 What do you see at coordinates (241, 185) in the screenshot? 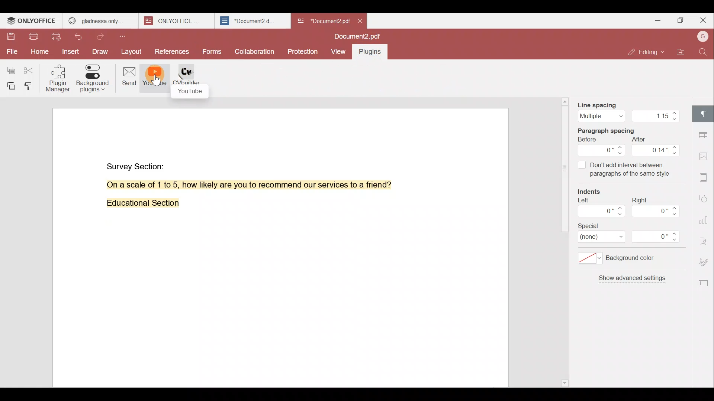
I see `On a scale of 1 to 5, how likely are you to recommend our services to a friend?` at bounding box center [241, 185].